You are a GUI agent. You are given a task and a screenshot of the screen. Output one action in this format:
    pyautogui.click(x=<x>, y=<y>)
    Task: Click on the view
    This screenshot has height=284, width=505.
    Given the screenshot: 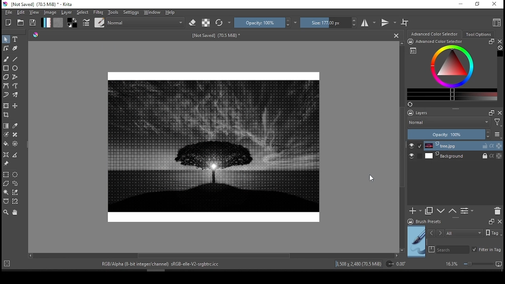 What is the action you would take?
    pyautogui.click(x=34, y=12)
    